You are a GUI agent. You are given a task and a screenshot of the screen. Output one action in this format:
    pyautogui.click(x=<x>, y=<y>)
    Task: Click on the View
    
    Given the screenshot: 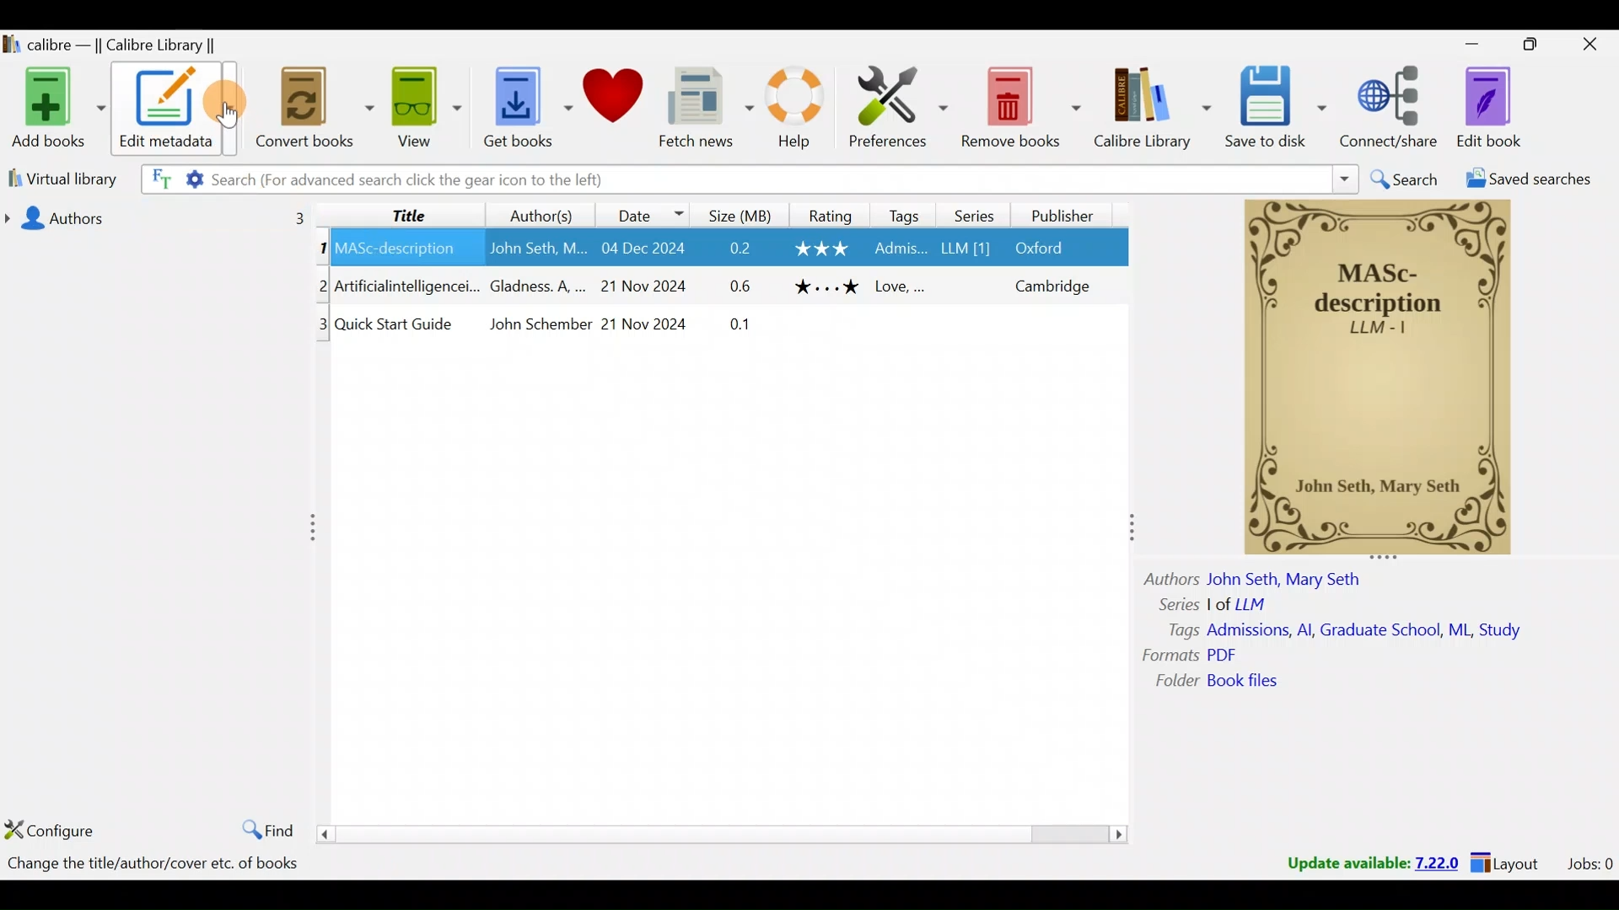 What is the action you would take?
    pyautogui.click(x=427, y=108)
    